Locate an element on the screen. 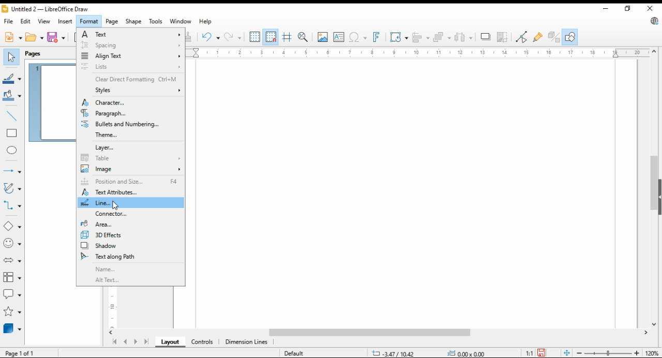 This screenshot has height=358, width=662. alt text is located at coordinates (130, 280).